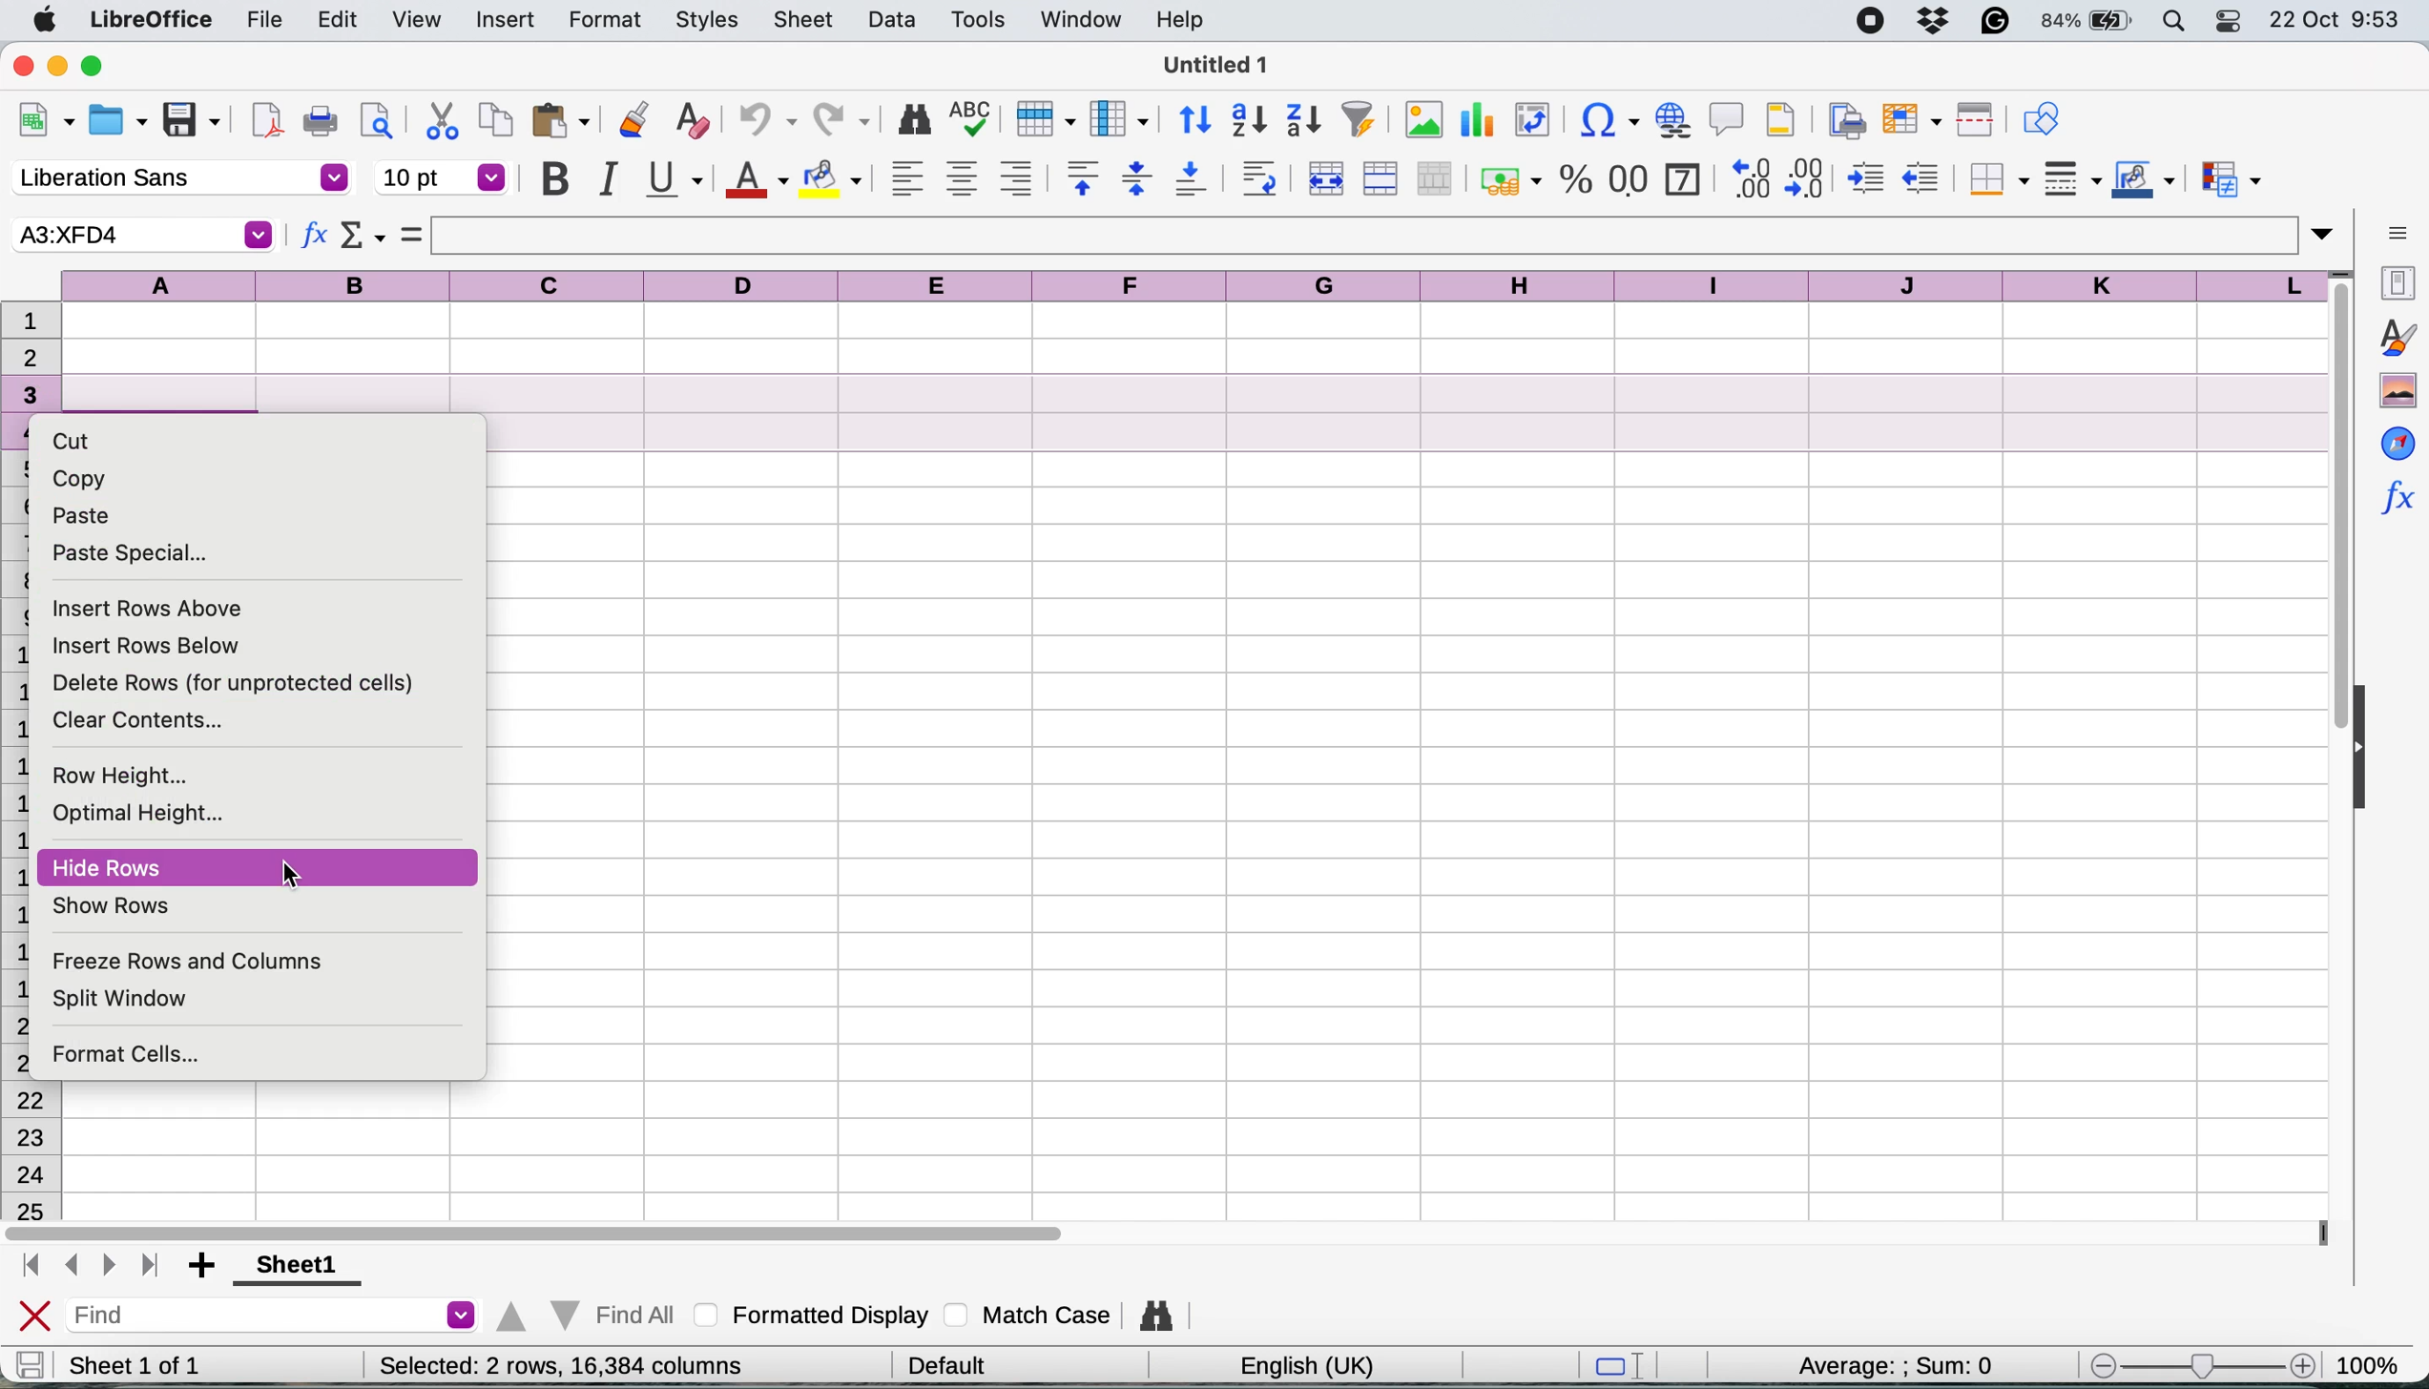  I want to click on selected cell, so click(140, 235).